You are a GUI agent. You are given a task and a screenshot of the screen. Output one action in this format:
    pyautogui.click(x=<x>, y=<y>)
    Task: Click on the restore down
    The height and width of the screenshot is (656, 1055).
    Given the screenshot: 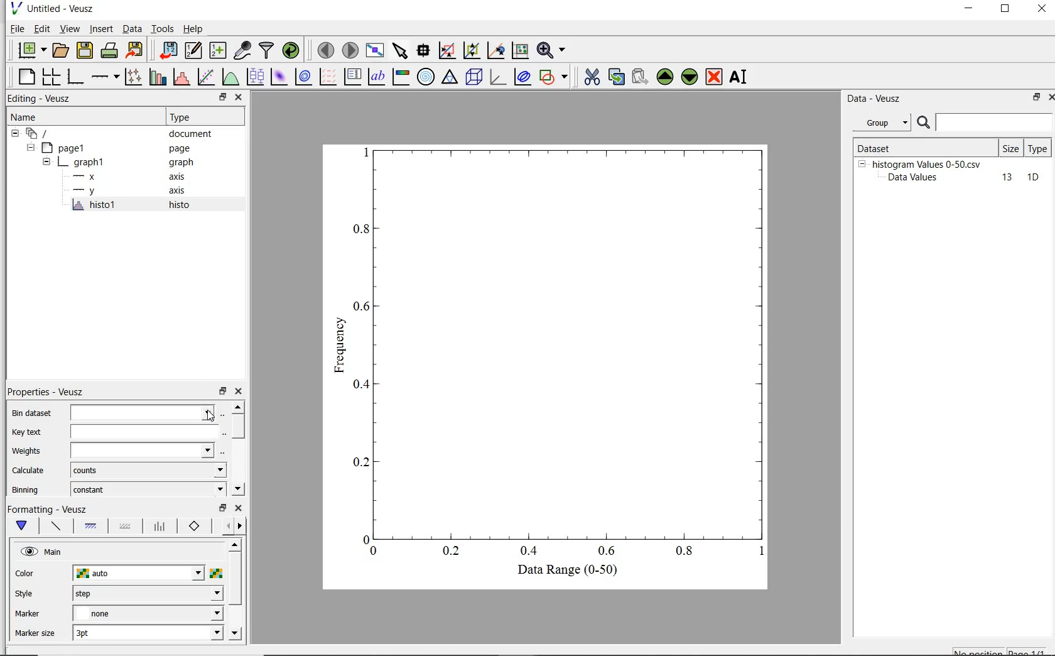 What is the action you would take?
    pyautogui.click(x=1032, y=98)
    